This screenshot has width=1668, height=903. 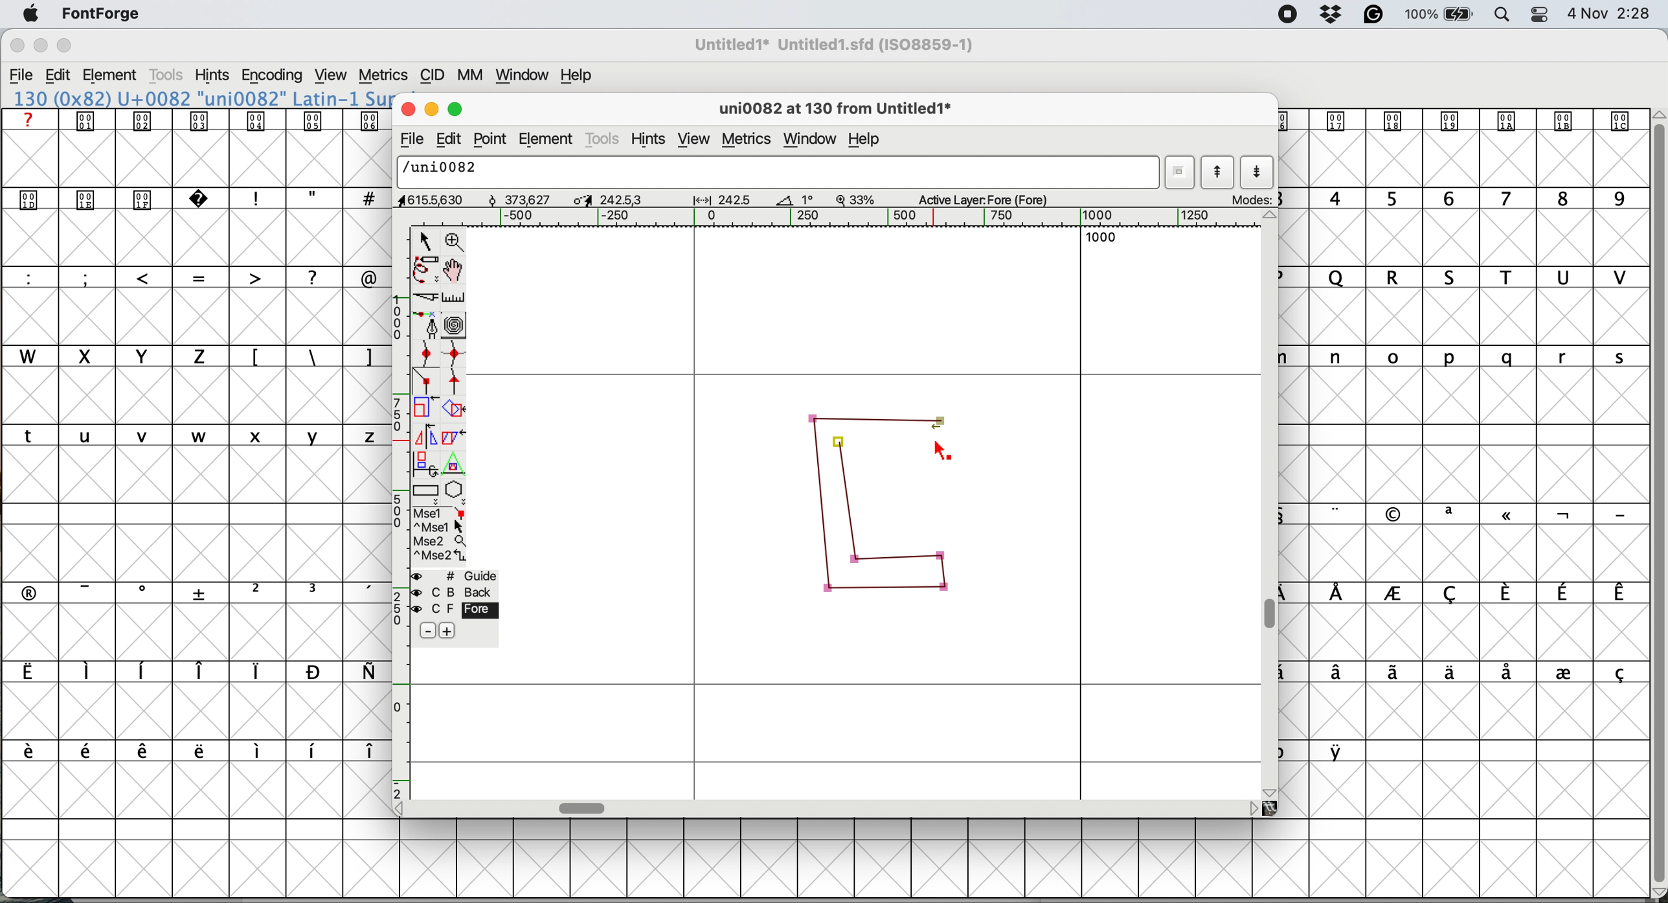 What do you see at coordinates (603, 141) in the screenshot?
I see `tools` at bounding box center [603, 141].